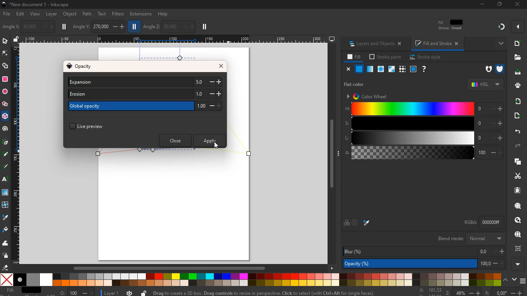 The height and width of the screenshot is (296, 527). What do you see at coordinates (5, 143) in the screenshot?
I see `pic` at bounding box center [5, 143].